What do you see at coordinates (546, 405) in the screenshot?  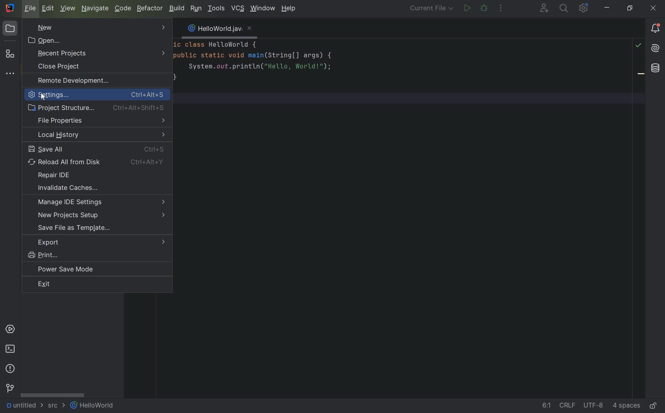 I see `go to line` at bounding box center [546, 405].